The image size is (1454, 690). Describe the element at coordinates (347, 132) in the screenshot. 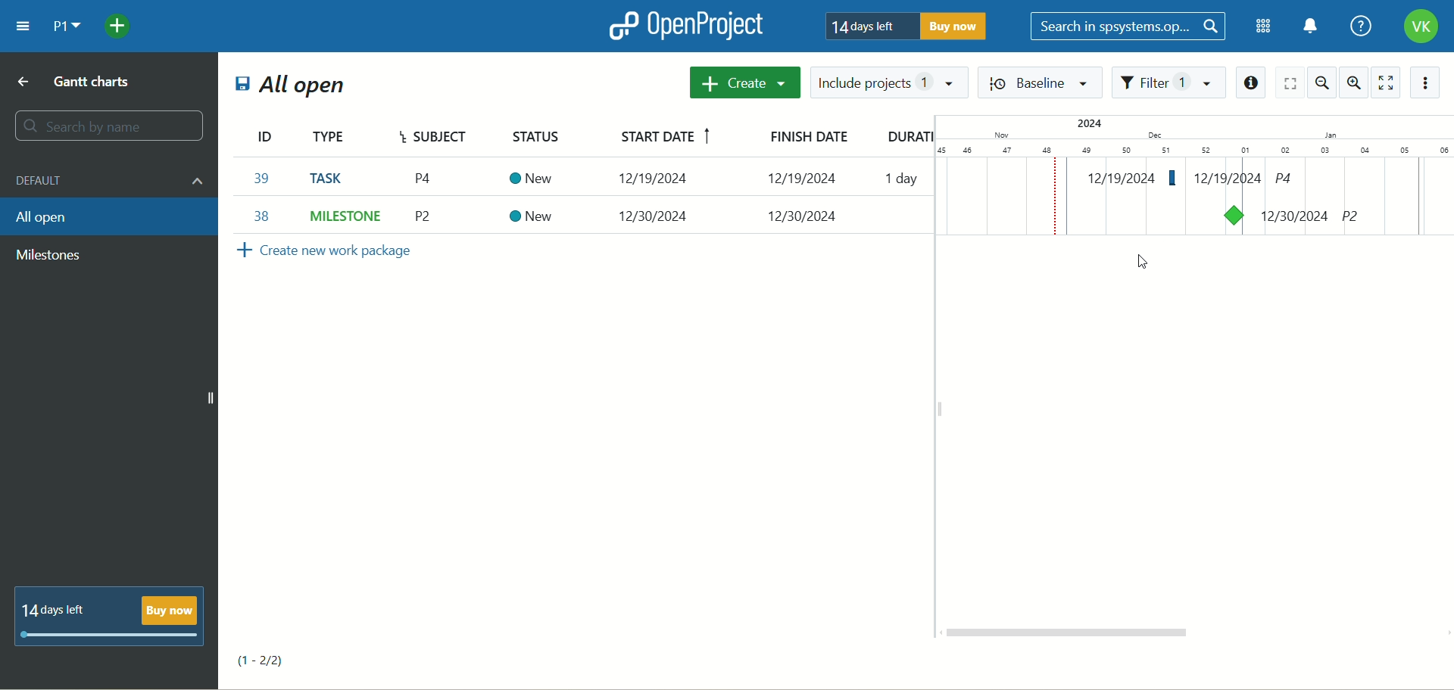

I see `type` at that location.